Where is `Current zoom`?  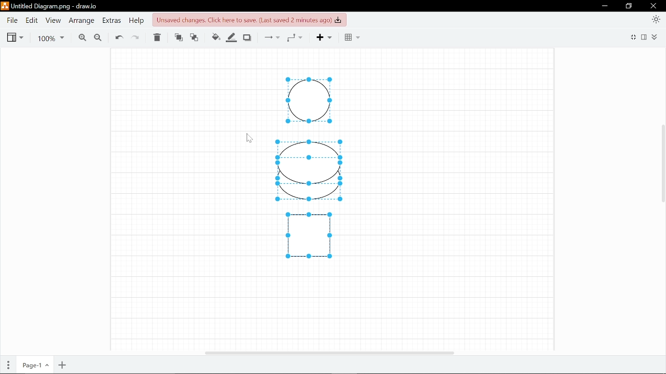 Current zoom is located at coordinates (50, 37).